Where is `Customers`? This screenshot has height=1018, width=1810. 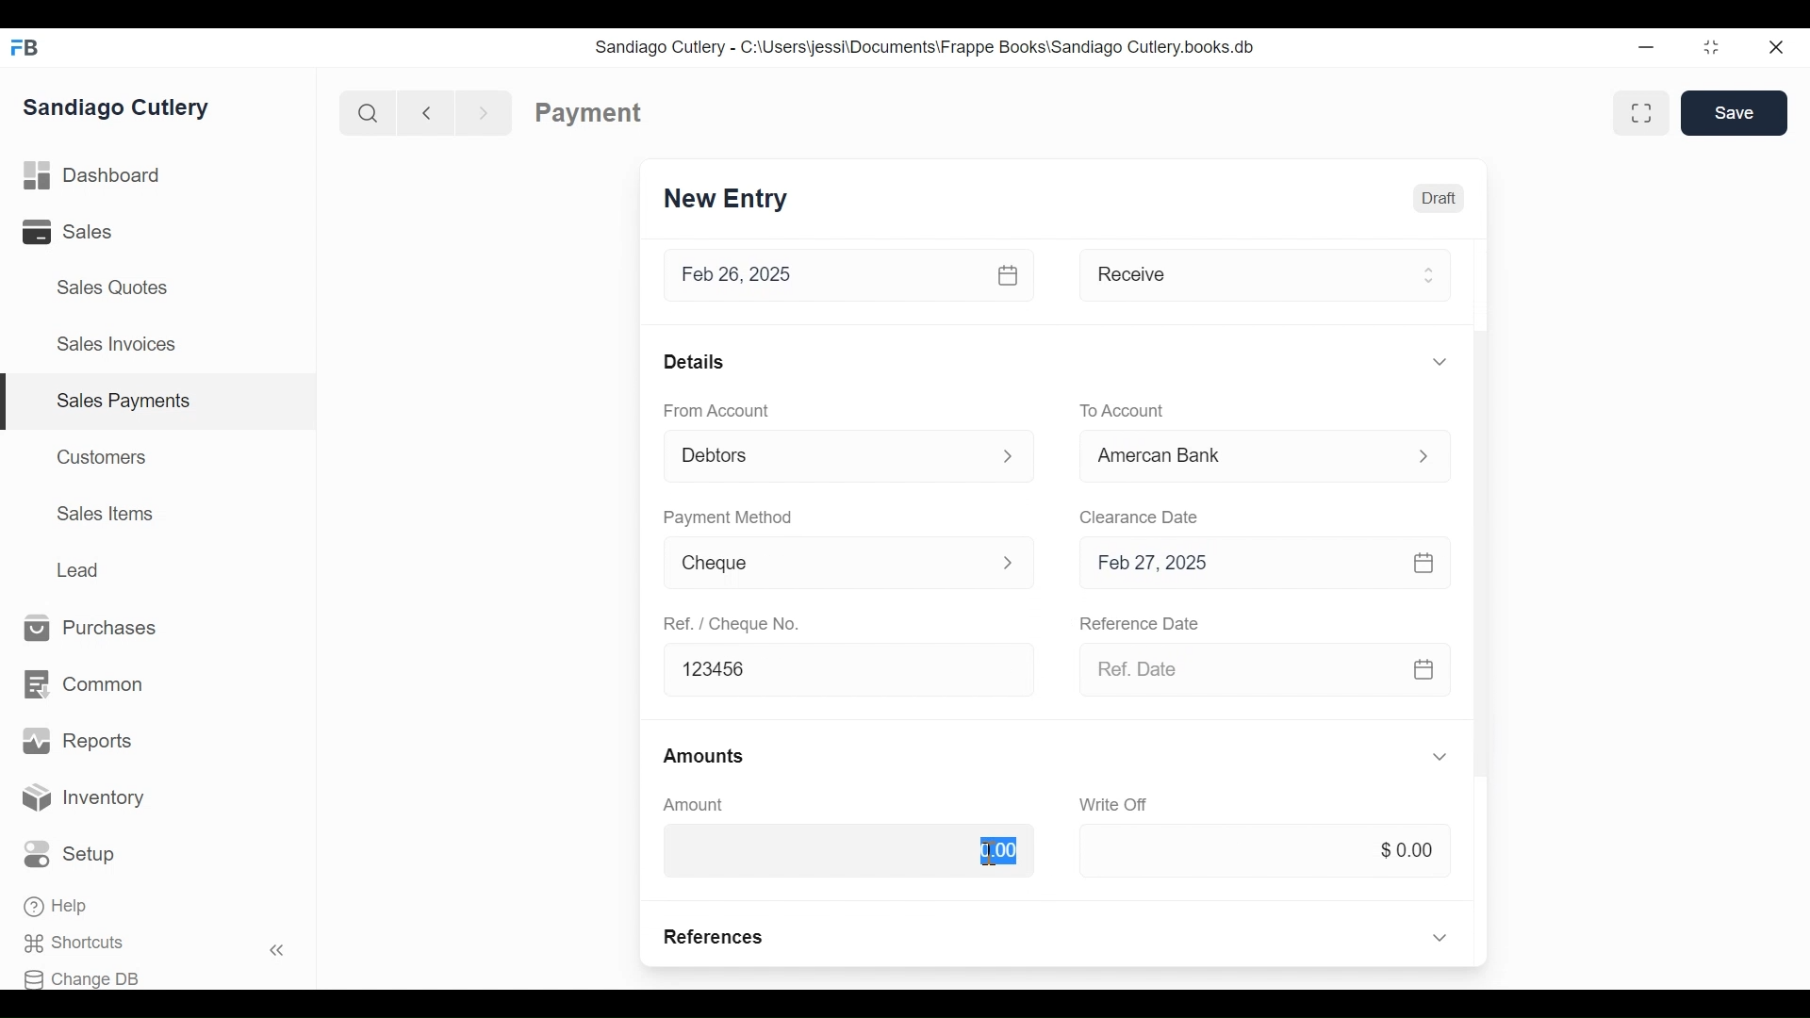
Customers is located at coordinates (104, 456).